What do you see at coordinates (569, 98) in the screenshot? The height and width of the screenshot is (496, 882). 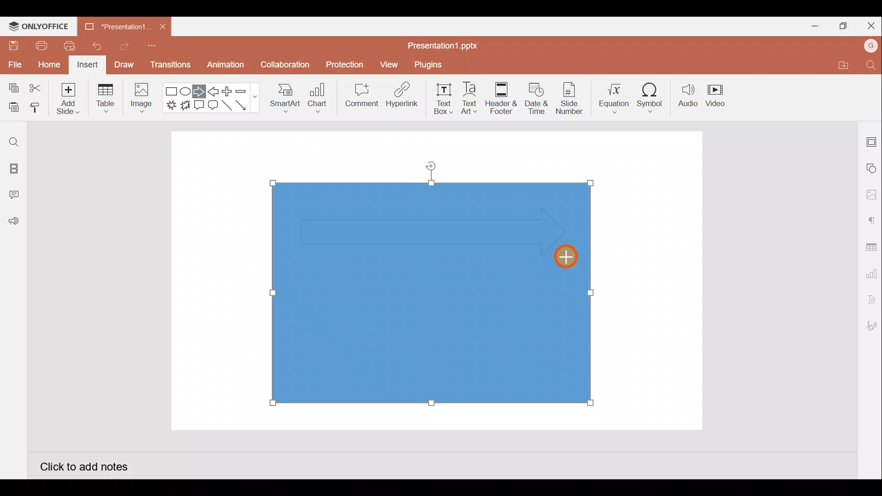 I see `Slide number` at bounding box center [569, 98].